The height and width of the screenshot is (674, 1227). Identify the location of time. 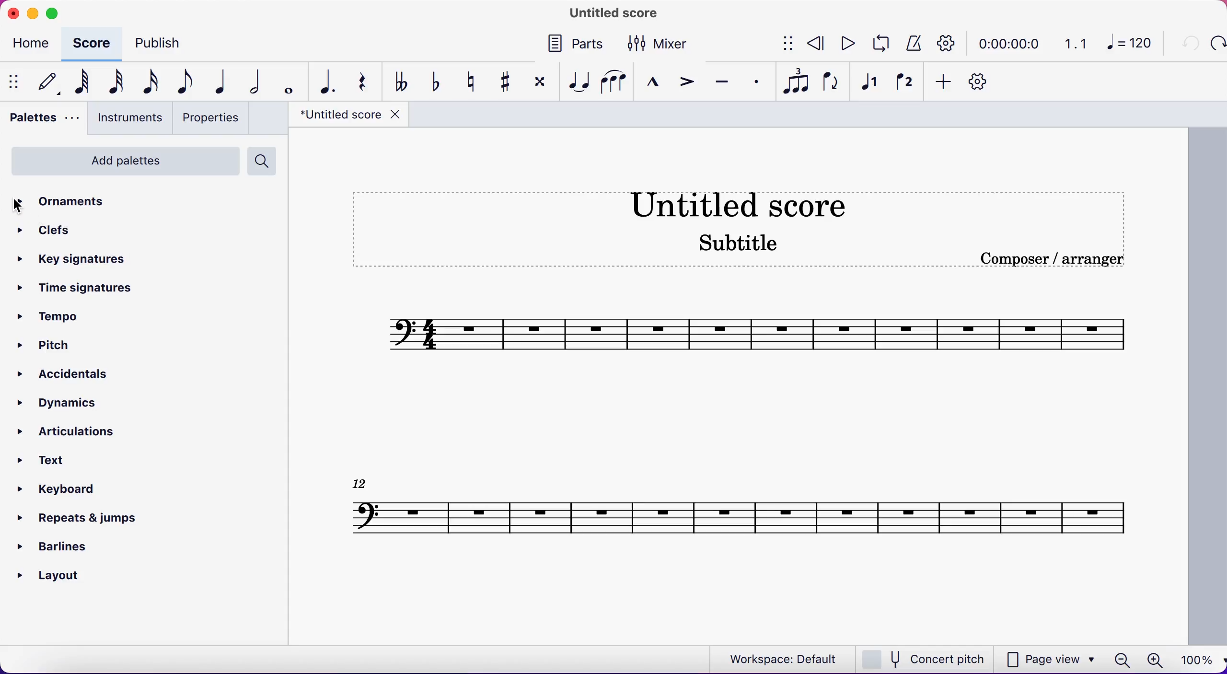
(1012, 43).